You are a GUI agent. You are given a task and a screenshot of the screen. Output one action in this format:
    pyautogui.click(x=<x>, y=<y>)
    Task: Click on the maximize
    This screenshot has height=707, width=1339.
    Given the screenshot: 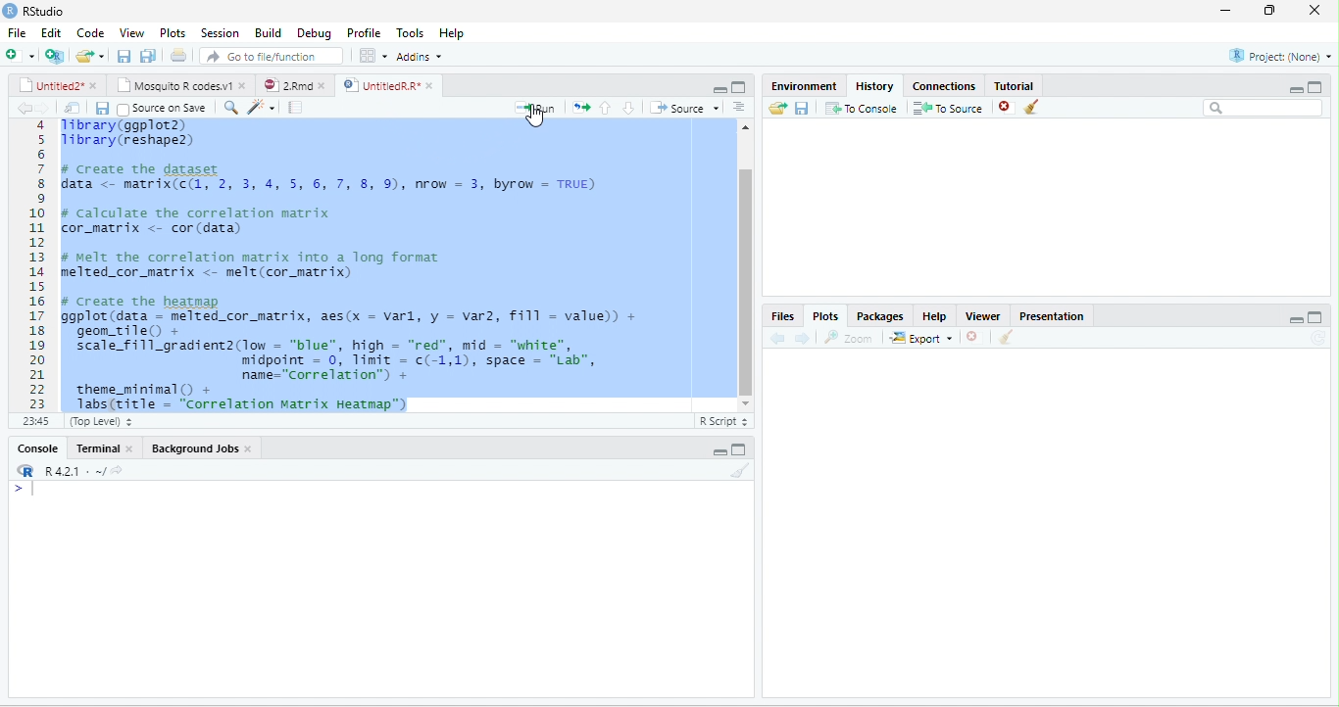 What is the action you would take?
    pyautogui.click(x=1273, y=11)
    